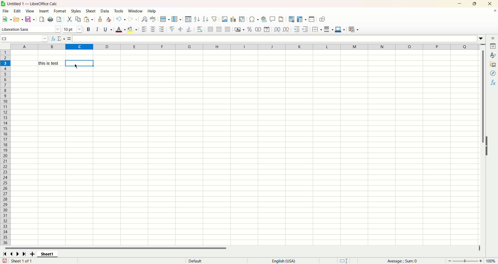 The width and height of the screenshot is (498, 264). I want to click on export as pdf, so click(41, 19).